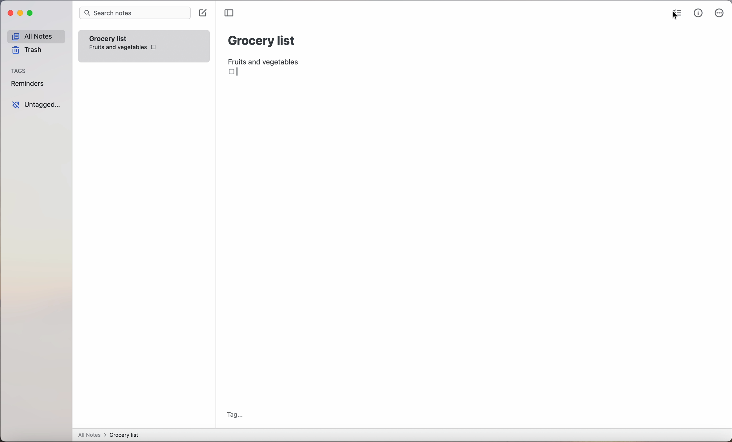 This screenshot has height=442, width=732. I want to click on all notes > grocery list, so click(111, 435).